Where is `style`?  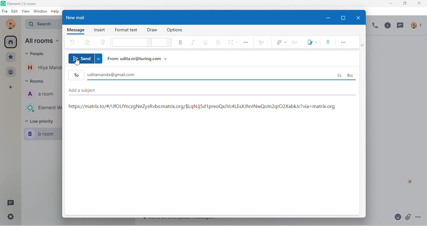
style is located at coordinates (263, 43).